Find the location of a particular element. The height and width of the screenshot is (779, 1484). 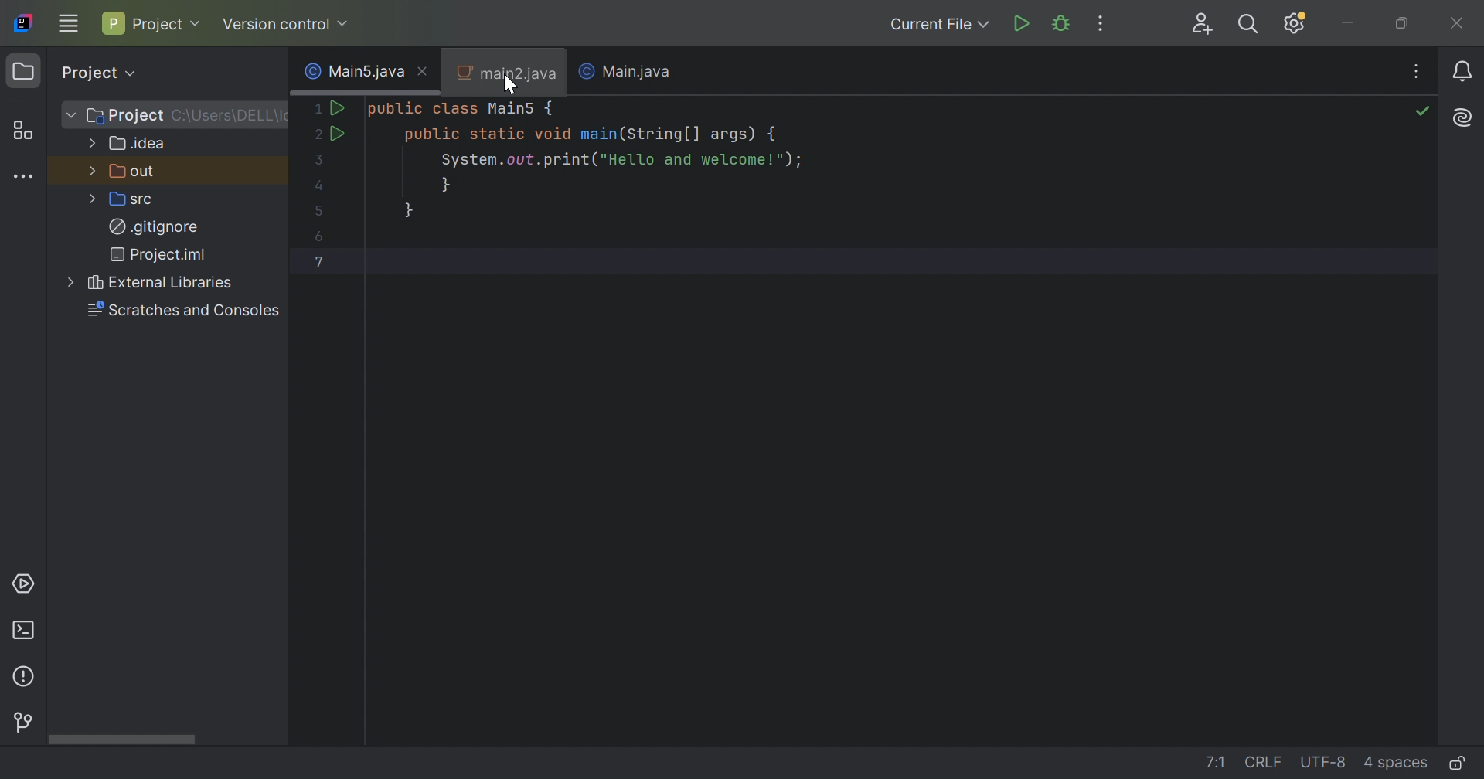

Run is located at coordinates (339, 134).